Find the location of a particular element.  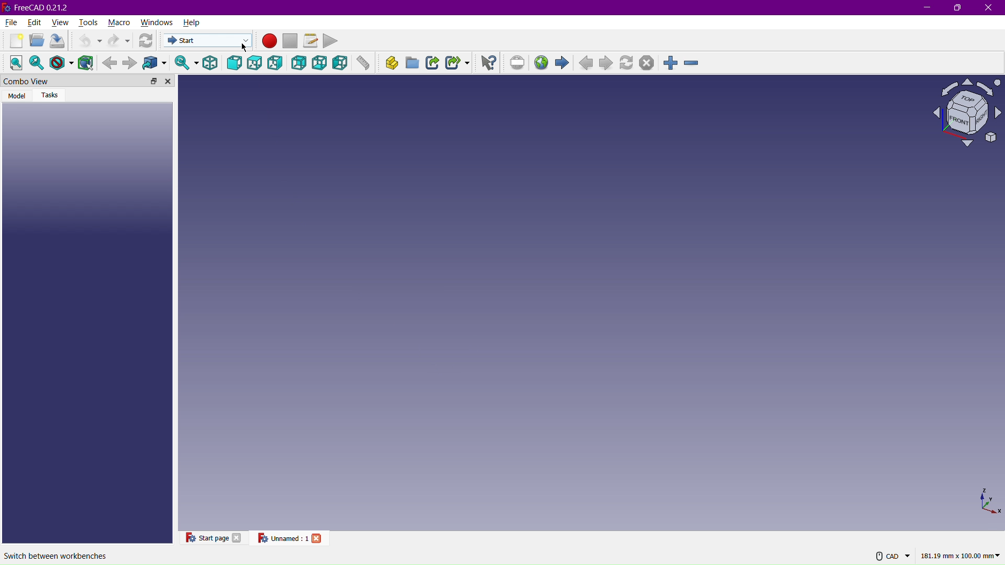

Back is located at coordinates (298, 62).